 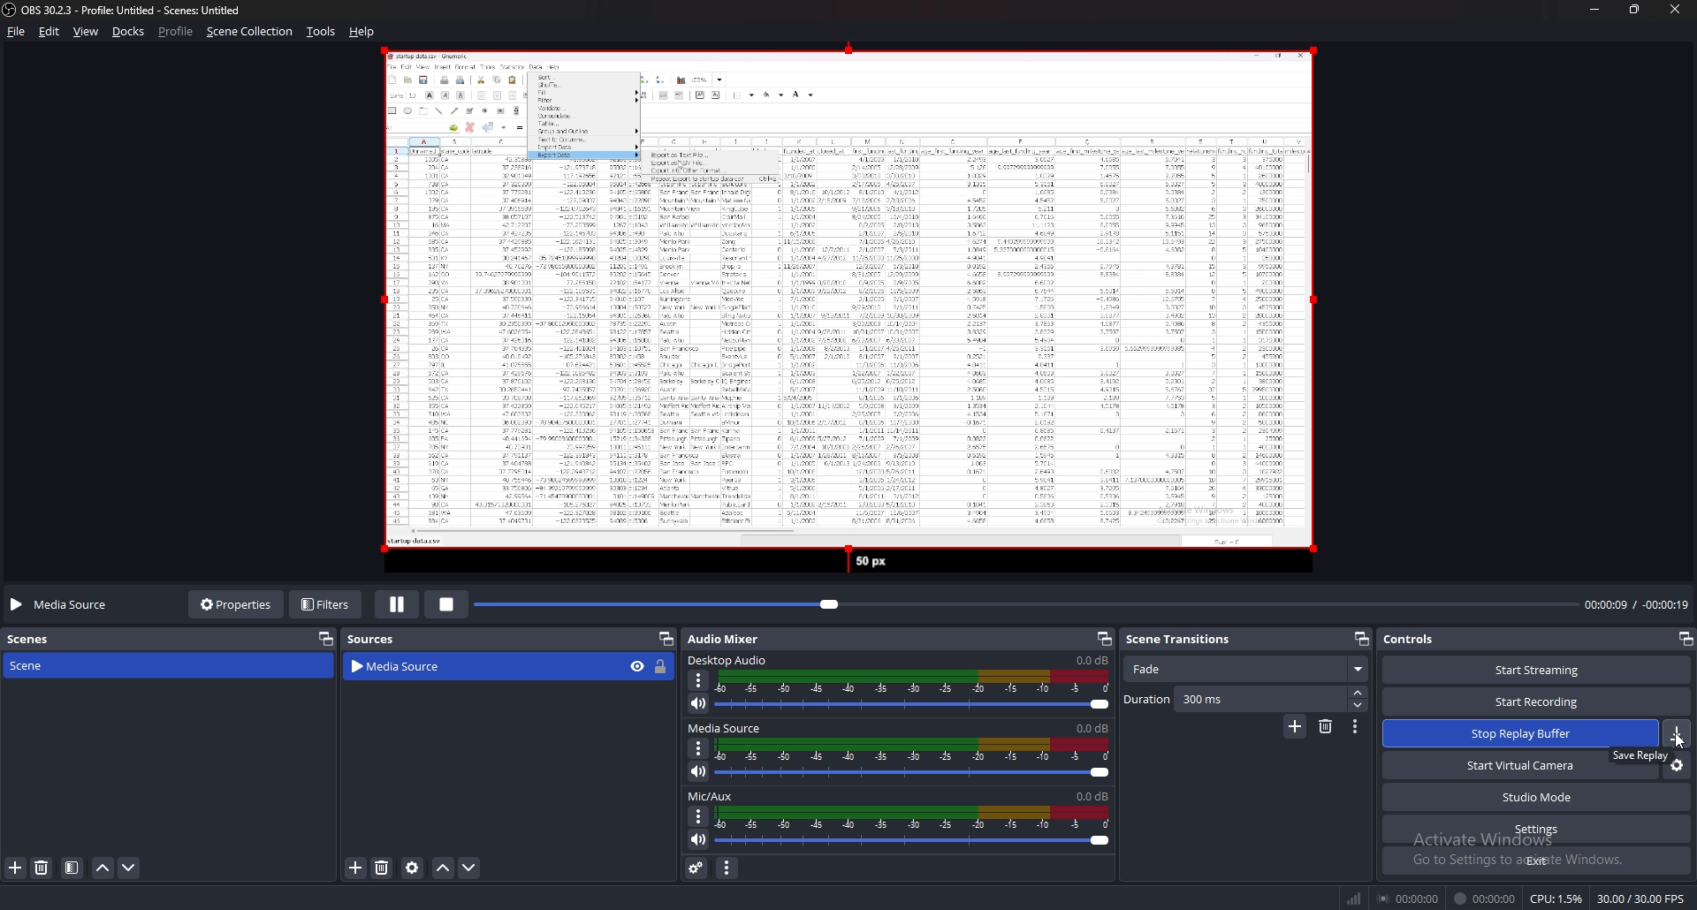 I want to click on desktop audio adjust, so click(x=914, y=691).